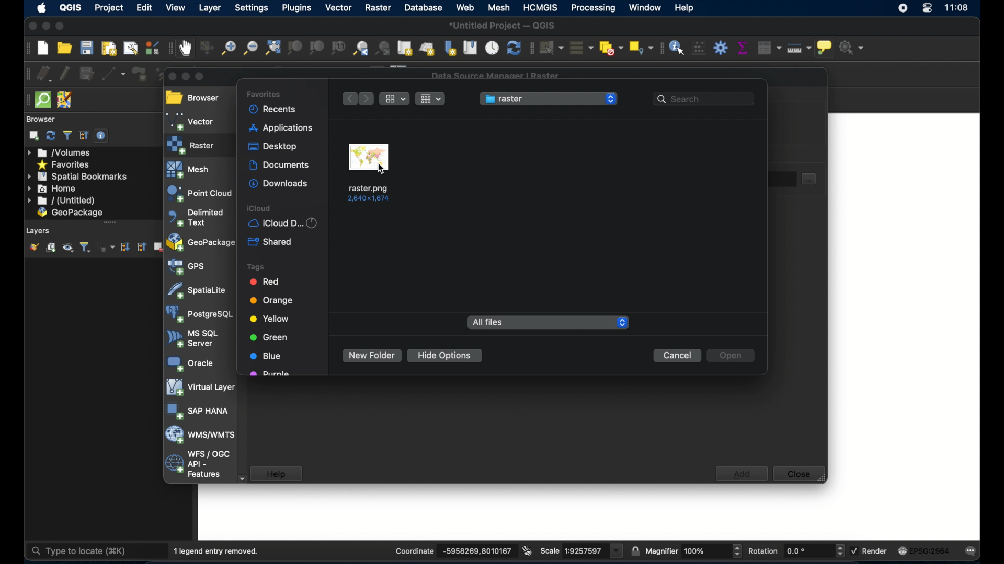  What do you see at coordinates (957, 9) in the screenshot?
I see `time` at bounding box center [957, 9].